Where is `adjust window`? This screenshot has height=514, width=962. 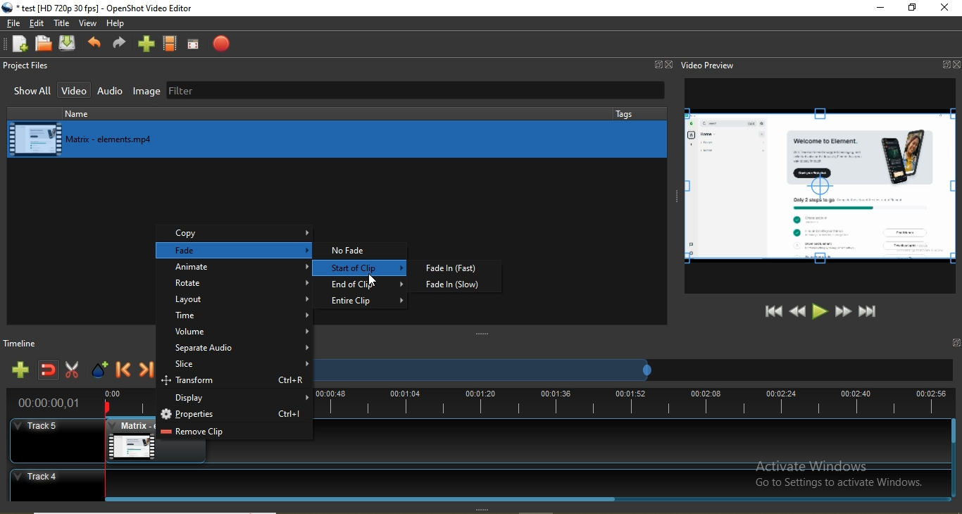
adjust window is located at coordinates (673, 194).